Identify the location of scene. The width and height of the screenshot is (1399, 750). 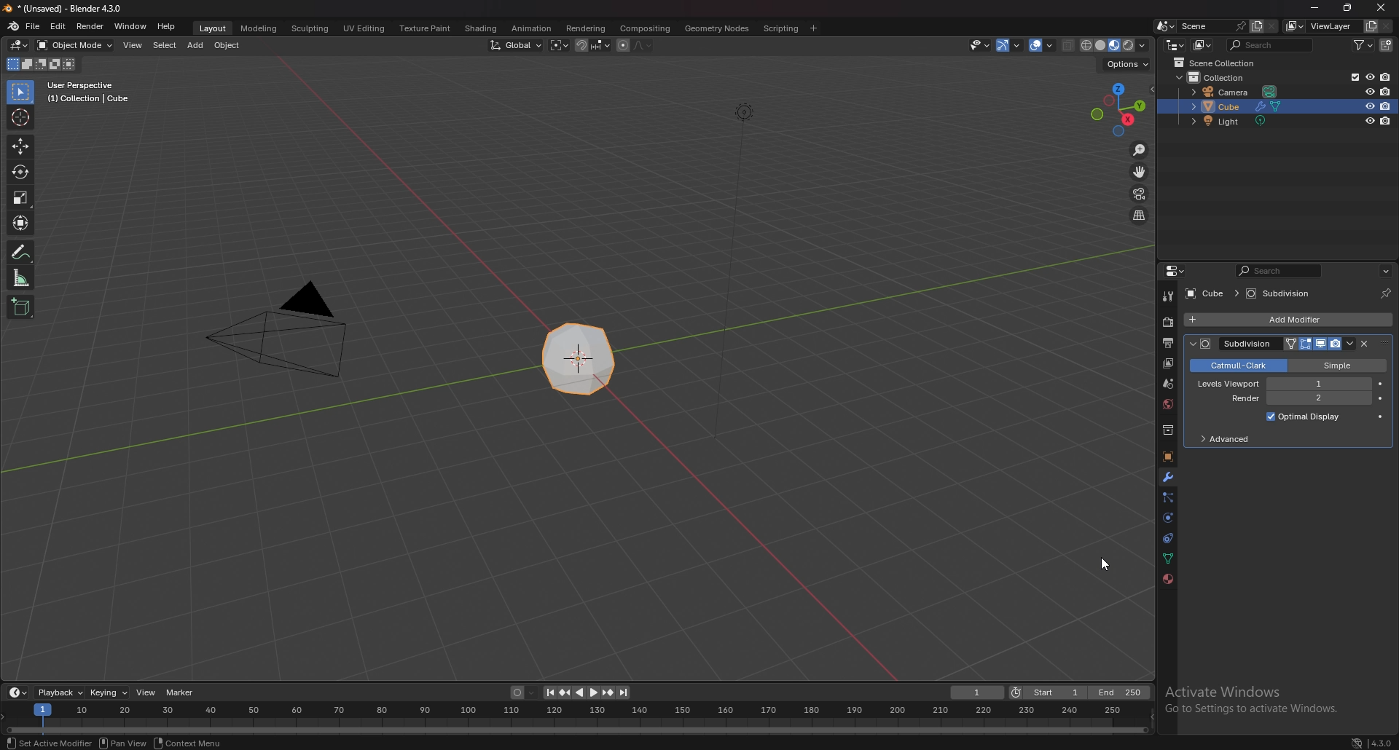
(1167, 382).